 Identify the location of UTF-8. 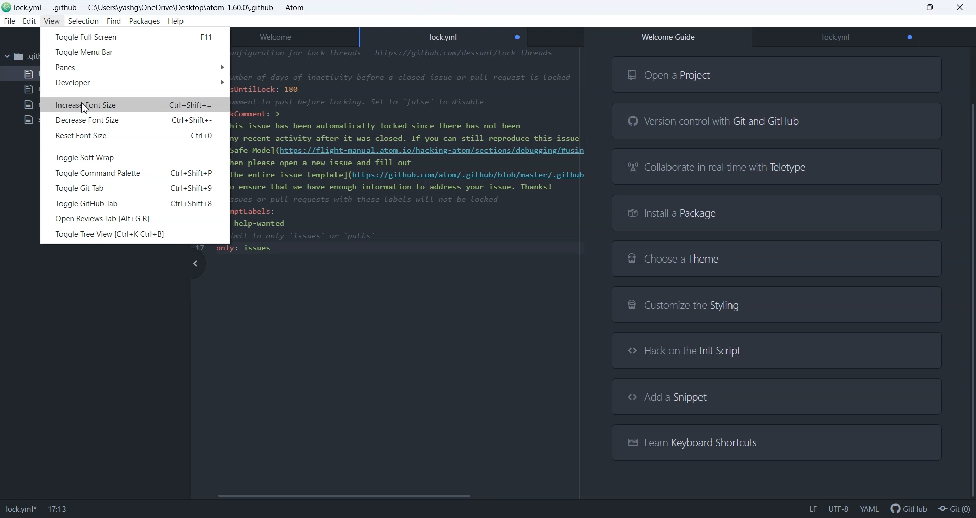
(838, 509).